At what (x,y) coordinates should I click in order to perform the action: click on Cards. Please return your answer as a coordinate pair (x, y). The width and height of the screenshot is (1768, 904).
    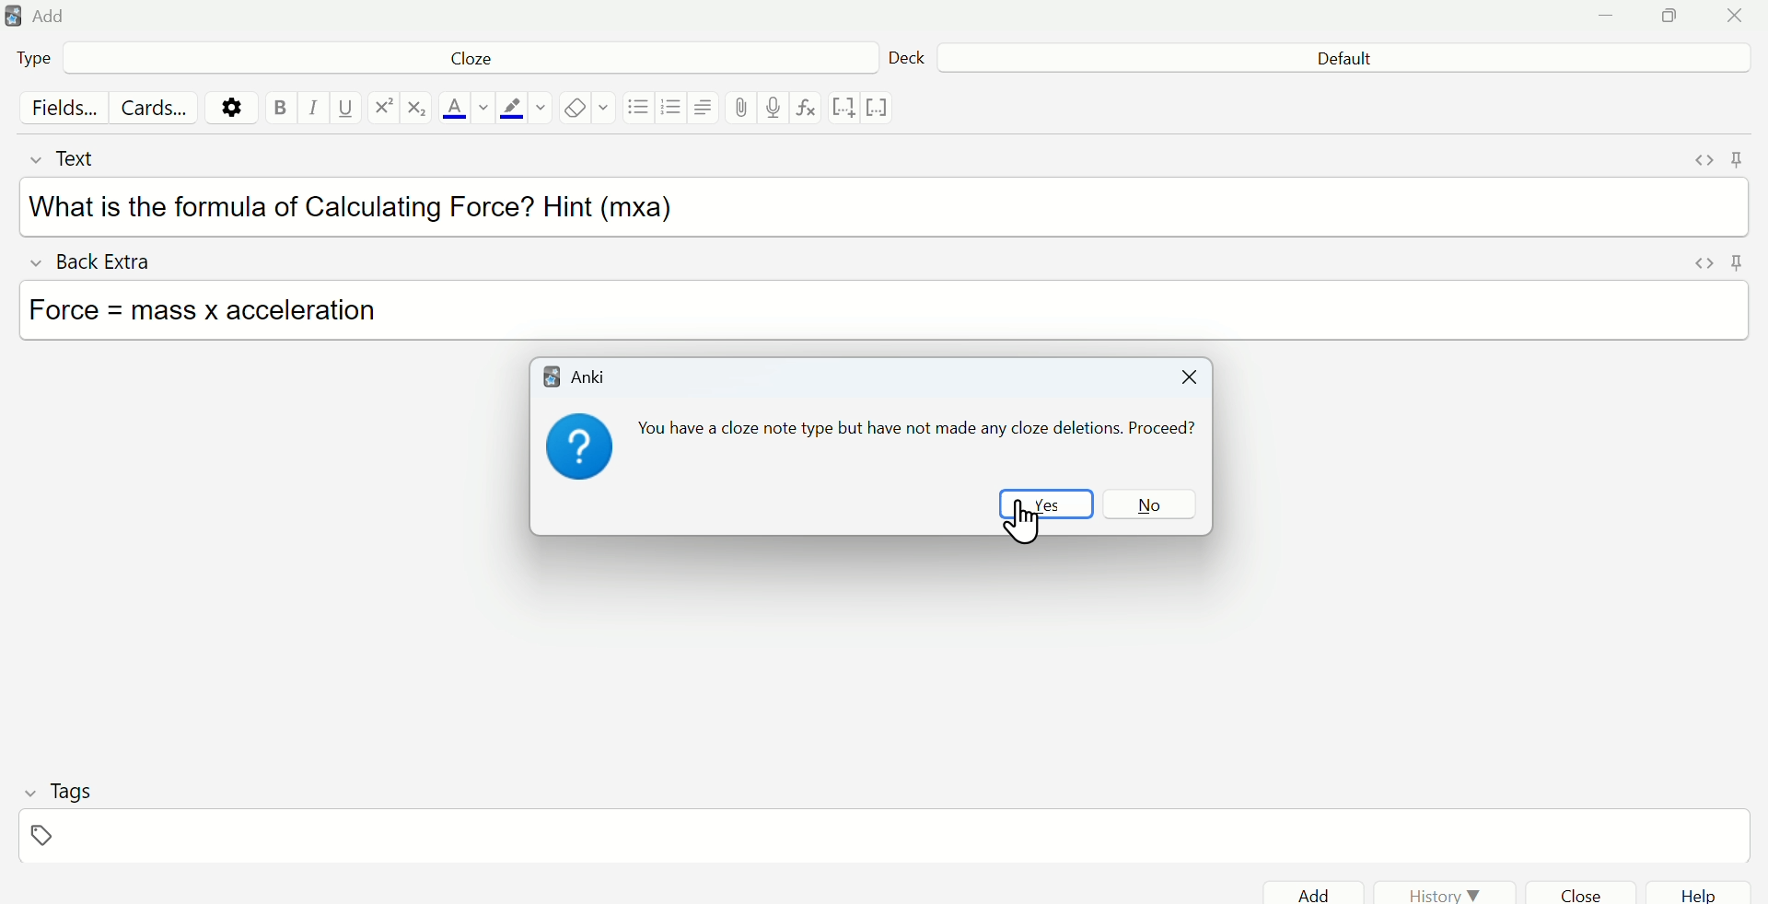
    Looking at the image, I should click on (156, 109).